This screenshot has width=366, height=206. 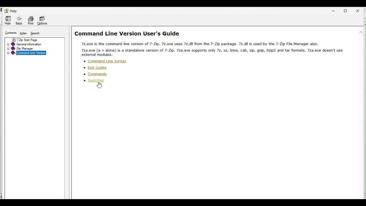 What do you see at coordinates (127, 34) in the screenshot?
I see `command line version user's guide` at bounding box center [127, 34].